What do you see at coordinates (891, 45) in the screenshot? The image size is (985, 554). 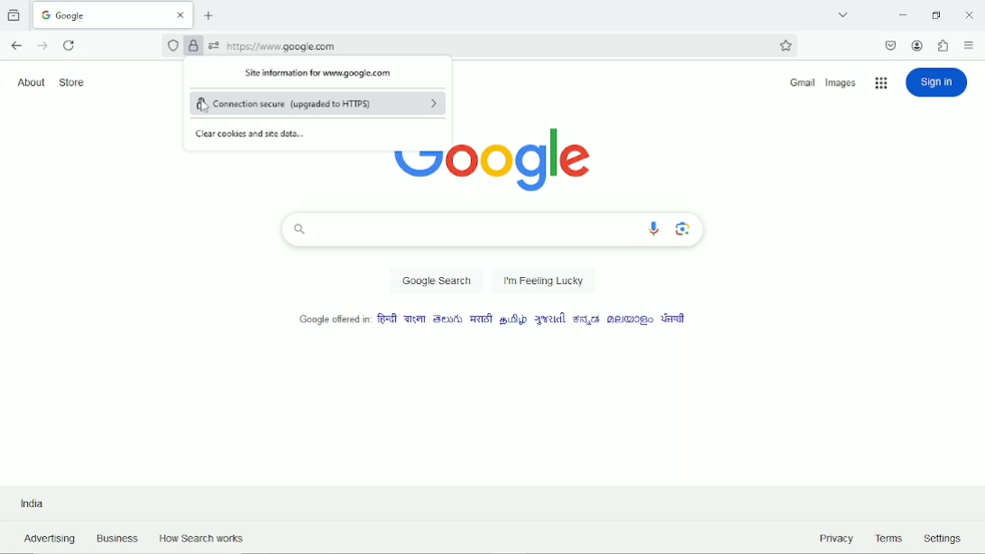 I see `save to pocket` at bounding box center [891, 45].